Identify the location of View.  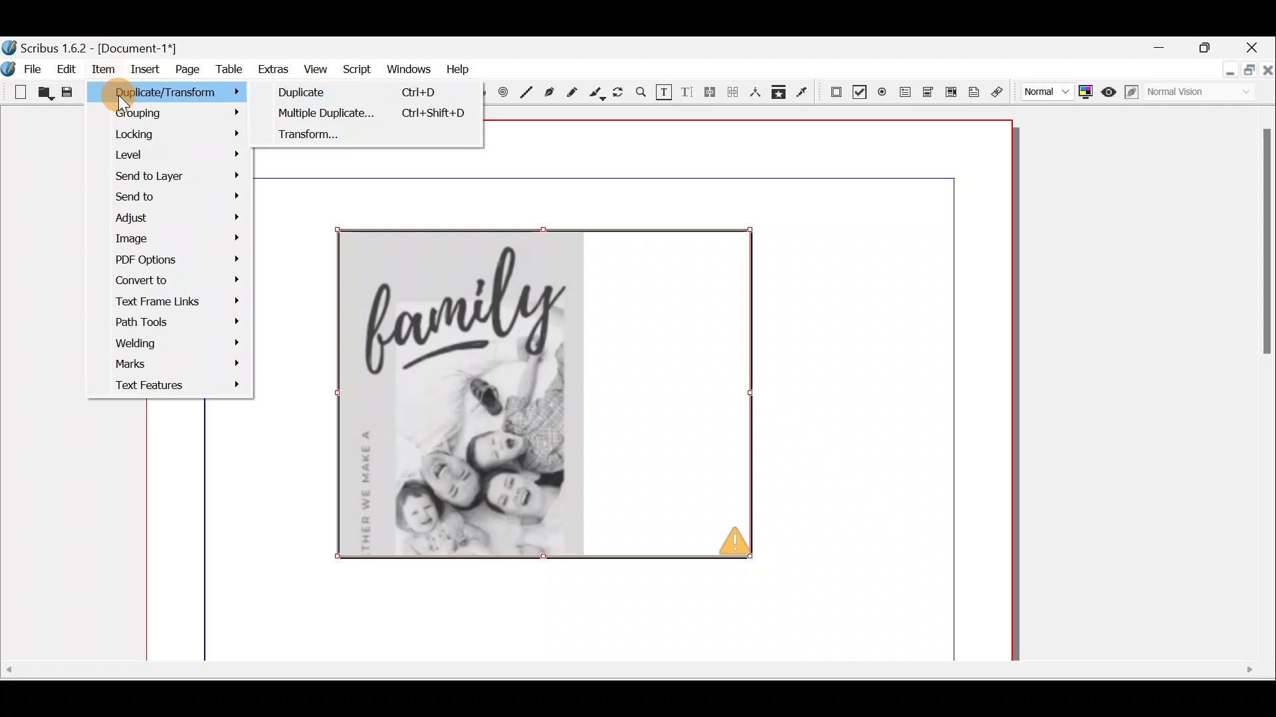
(318, 68).